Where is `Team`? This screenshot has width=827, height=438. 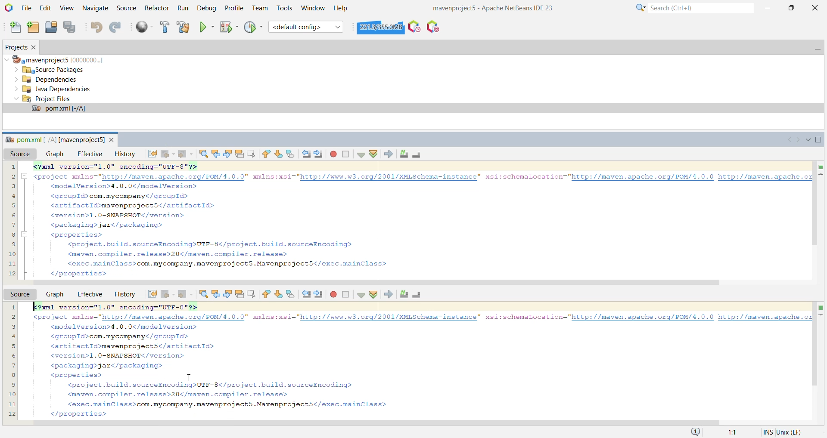 Team is located at coordinates (259, 8).